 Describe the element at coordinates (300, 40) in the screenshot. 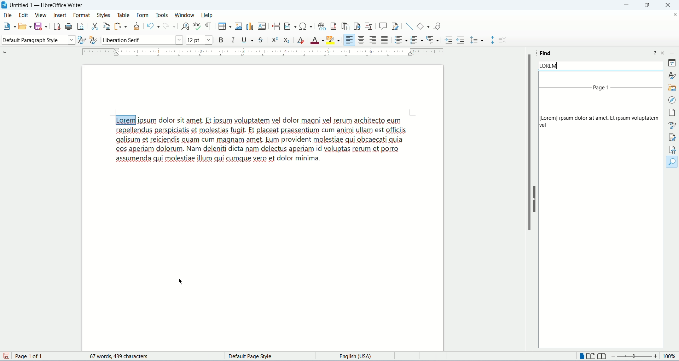

I see `clear formatting` at that location.